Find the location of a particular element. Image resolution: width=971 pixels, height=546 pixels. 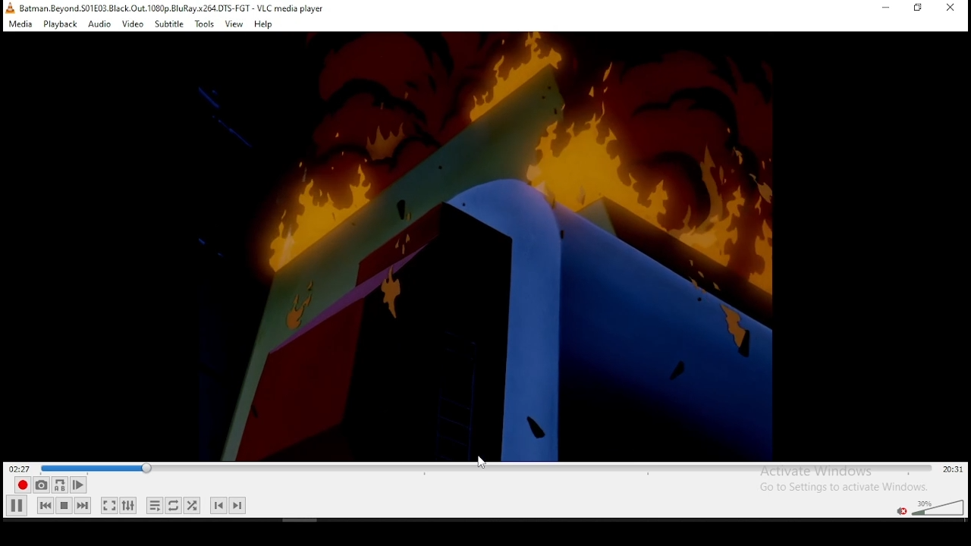

previous track in playlist. Skips backward when held is located at coordinates (45, 504).